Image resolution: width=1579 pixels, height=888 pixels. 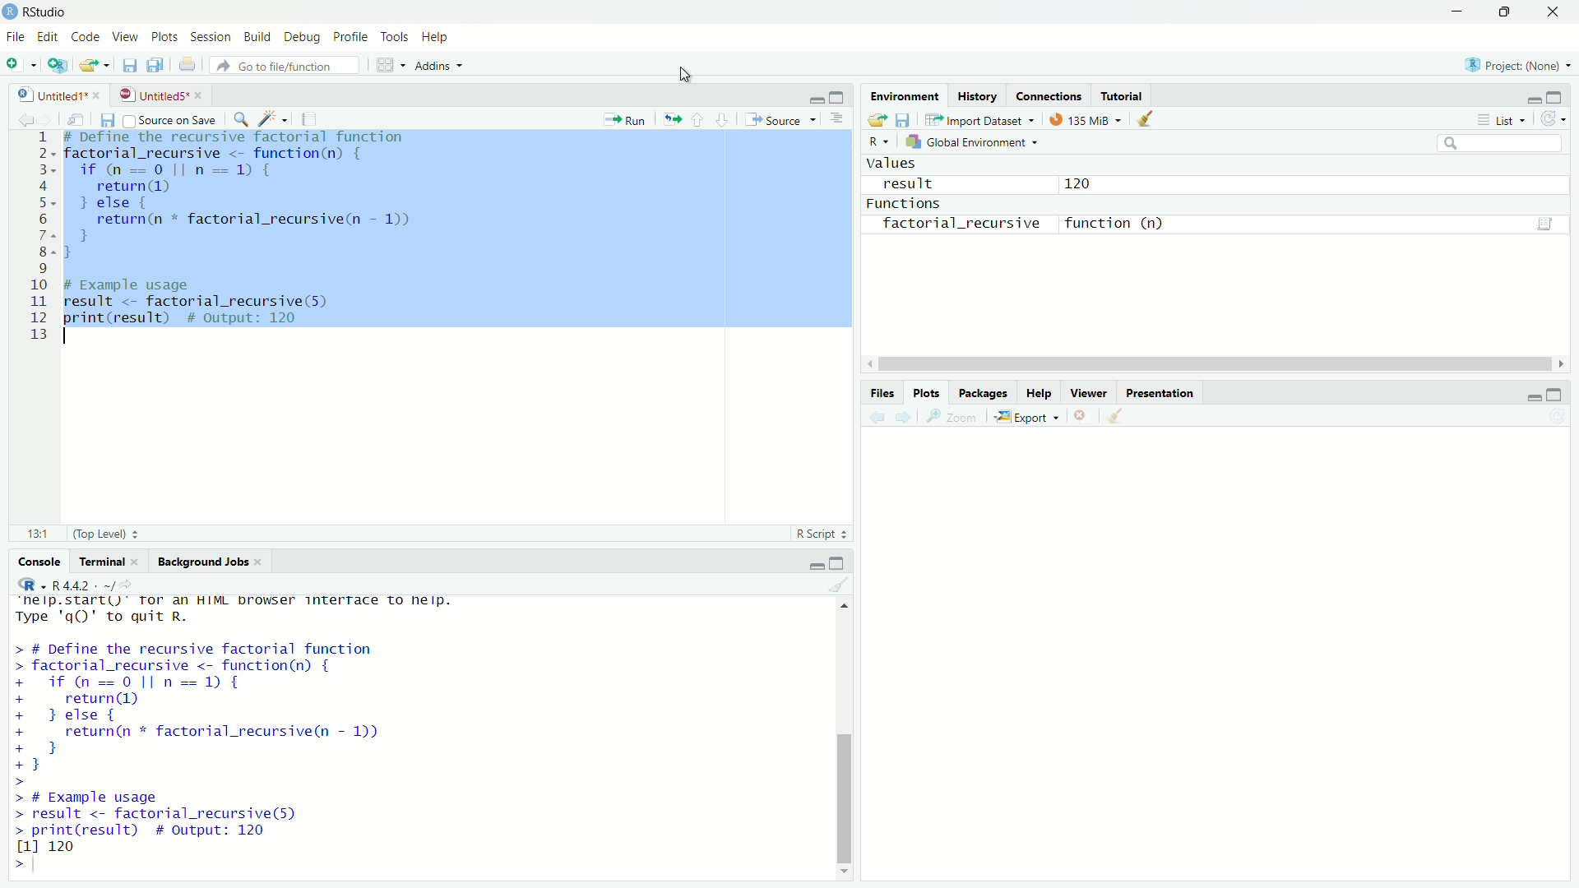 I want to click on Scrollbar, so click(x=847, y=754).